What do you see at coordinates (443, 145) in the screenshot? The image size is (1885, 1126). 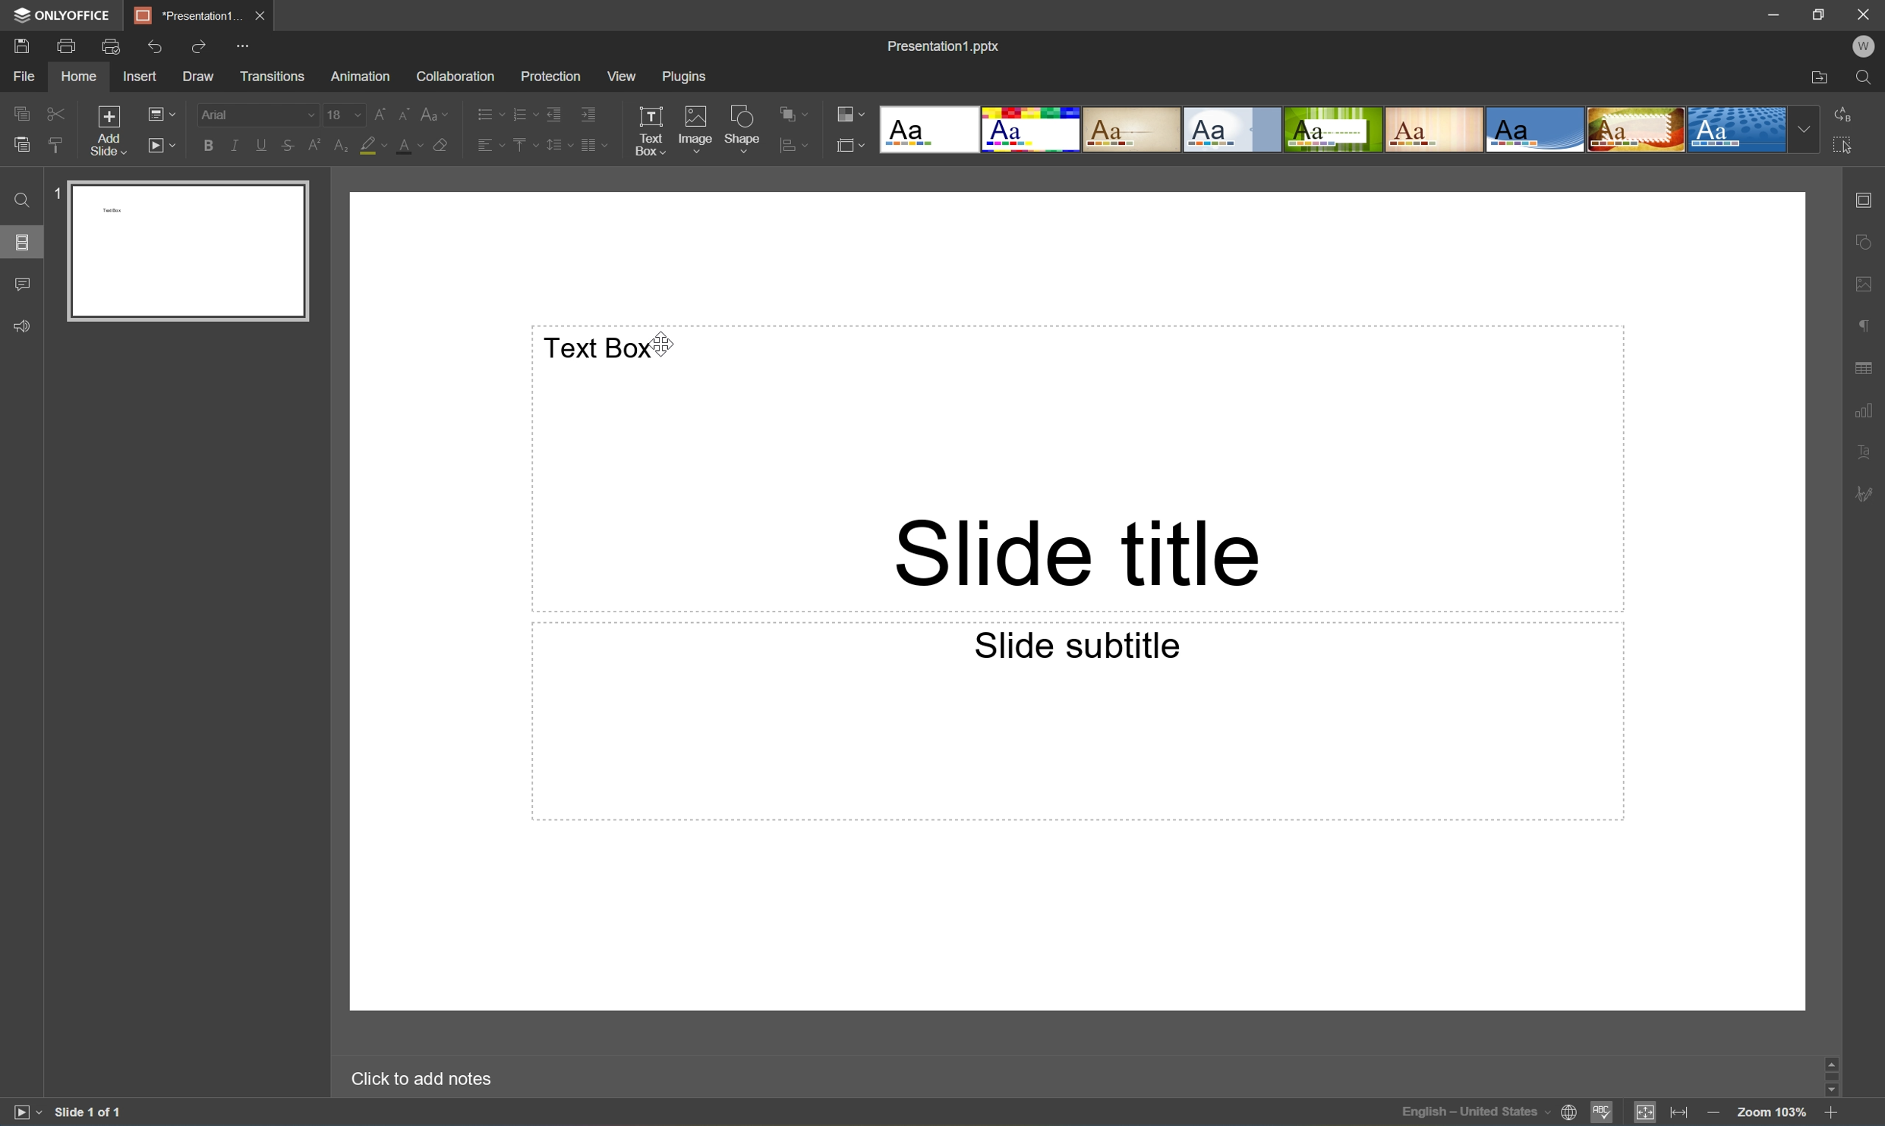 I see `Clear style` at bounding box center [443, 145].